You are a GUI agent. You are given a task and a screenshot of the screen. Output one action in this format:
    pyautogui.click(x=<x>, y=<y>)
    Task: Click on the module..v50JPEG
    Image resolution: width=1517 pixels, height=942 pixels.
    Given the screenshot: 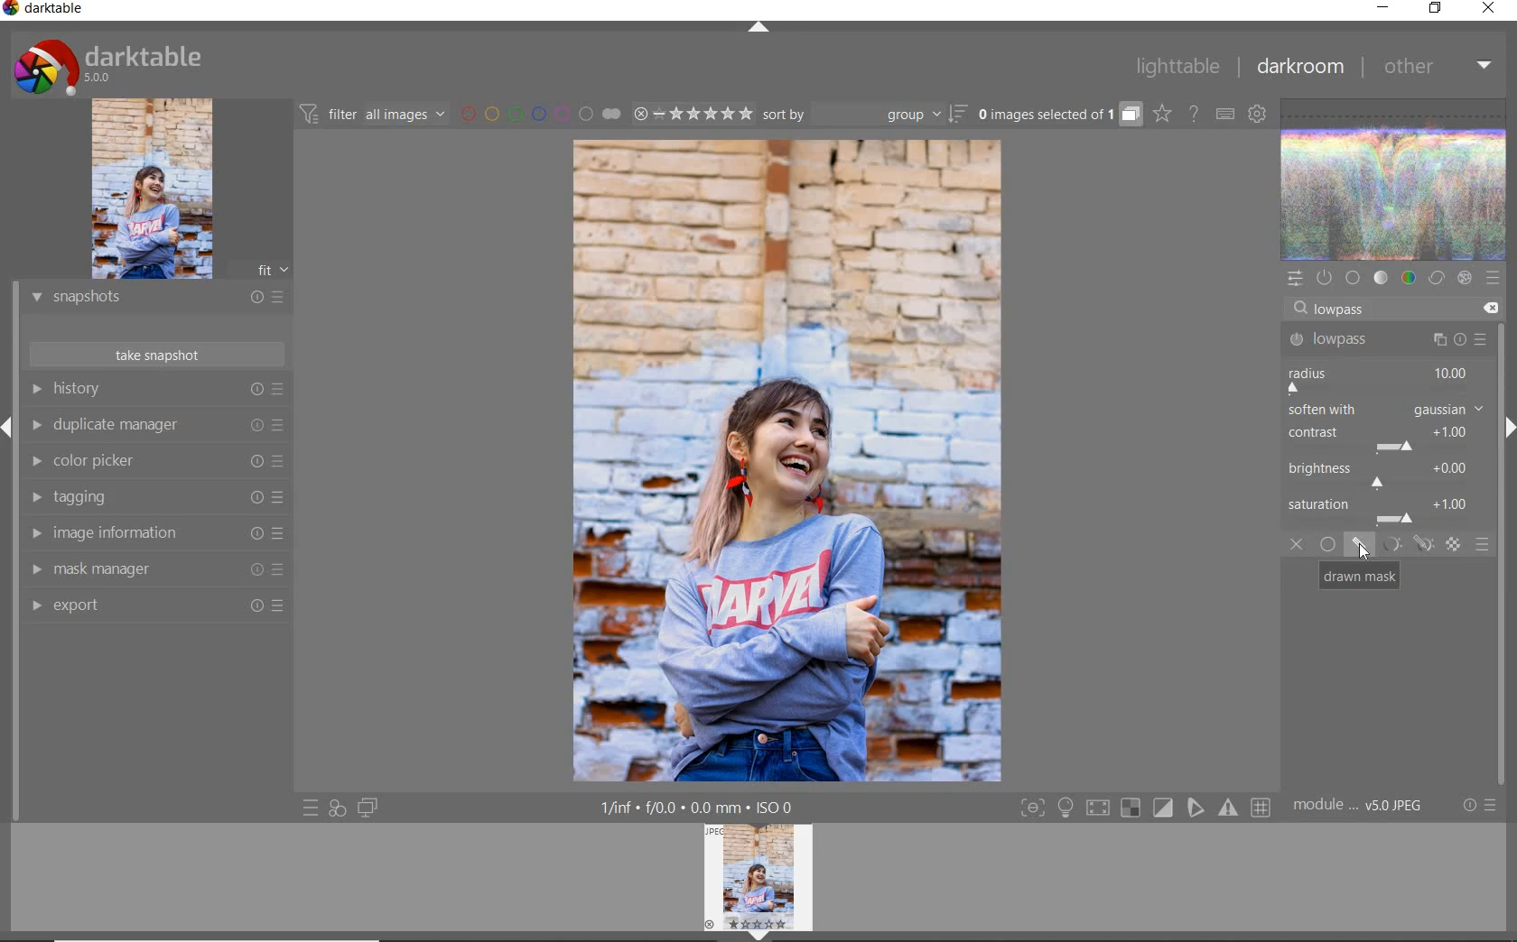 What is the action you would take?
    pyautogui.click(x=1361, y=807)
    